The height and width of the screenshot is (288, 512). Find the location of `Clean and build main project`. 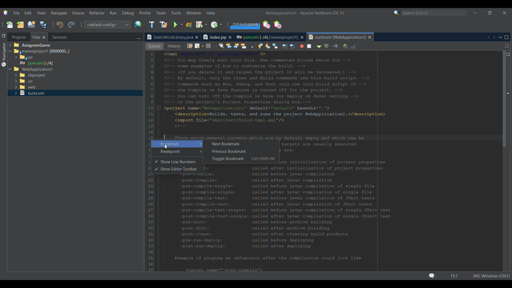

Clean and build main project is located at coordinates (163, 25).